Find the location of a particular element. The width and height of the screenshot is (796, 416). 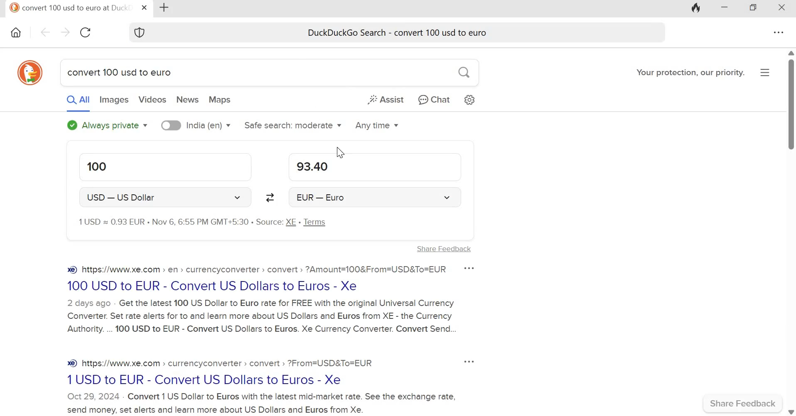

Anytime is located at coordinates (377, 125).